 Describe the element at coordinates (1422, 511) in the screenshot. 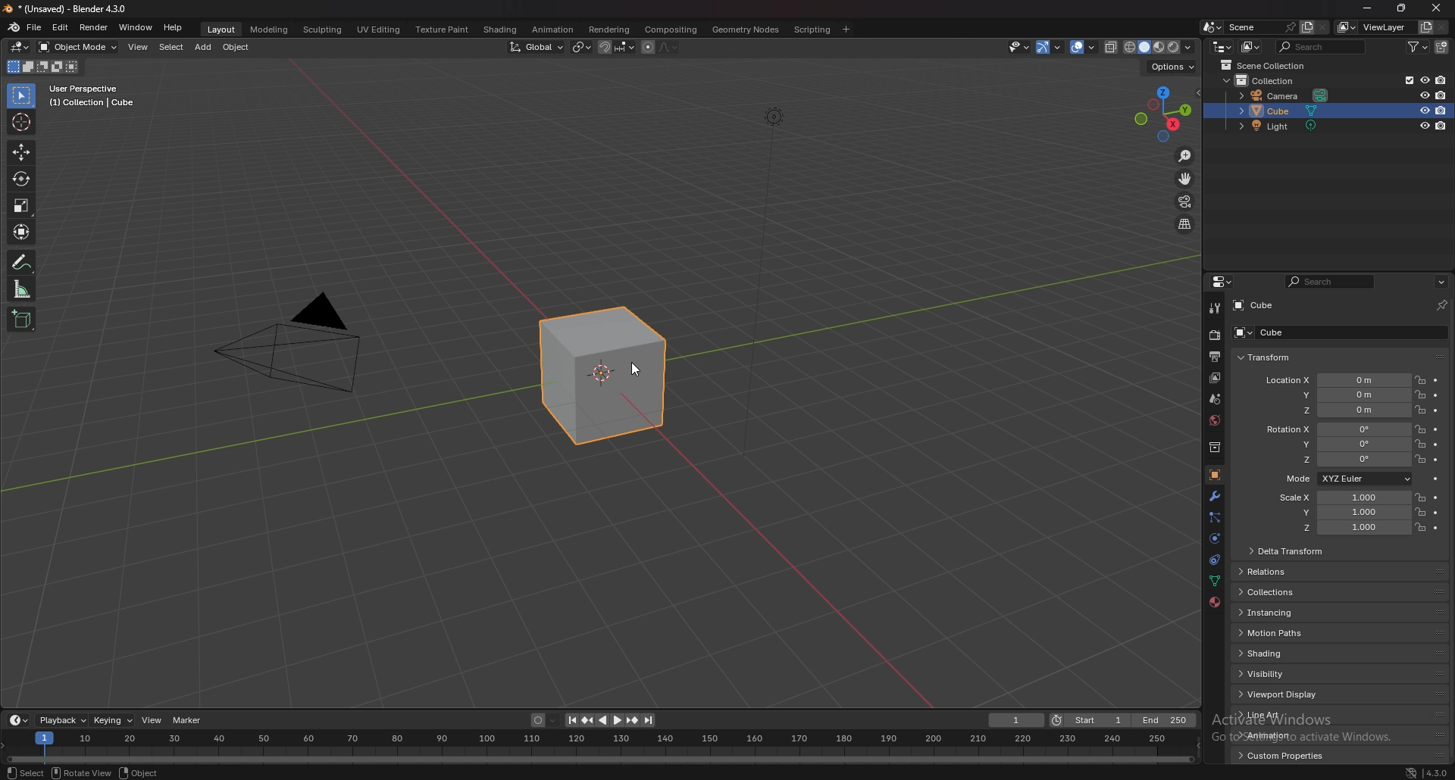

I see `lock location` at that location.